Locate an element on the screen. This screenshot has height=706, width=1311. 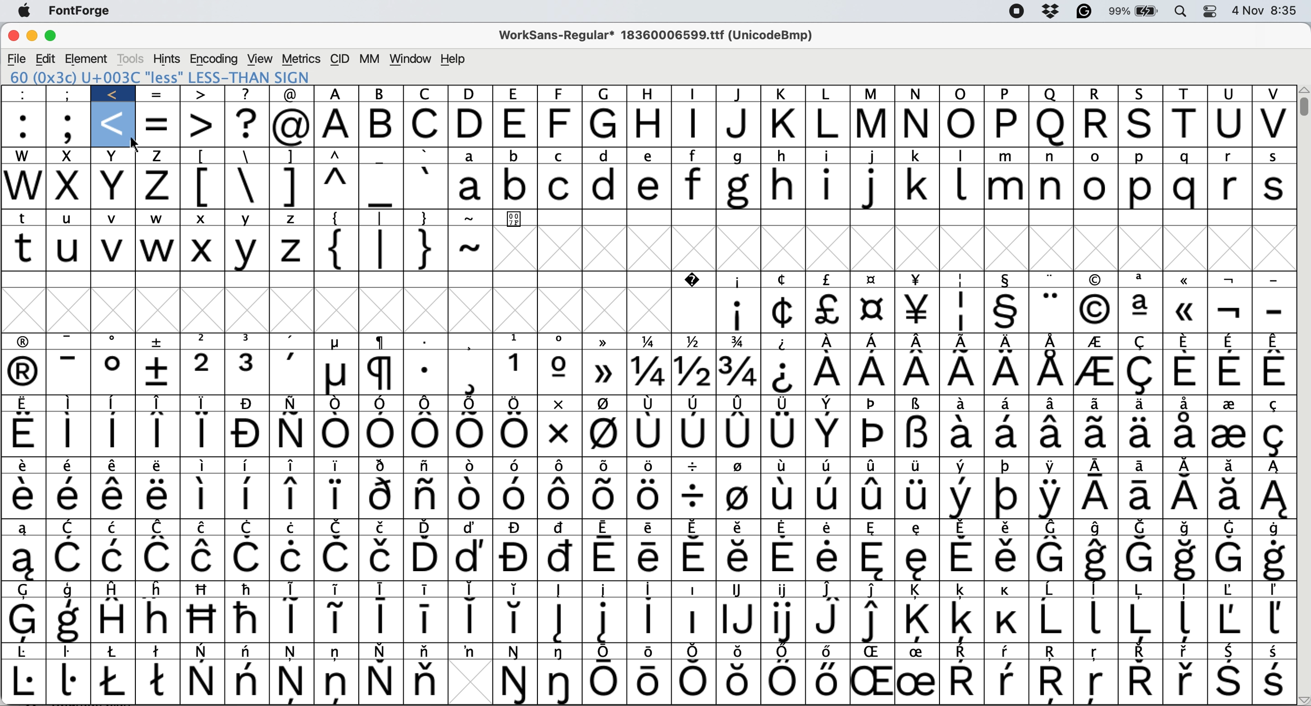
m is located at coordinates (1007, 157).